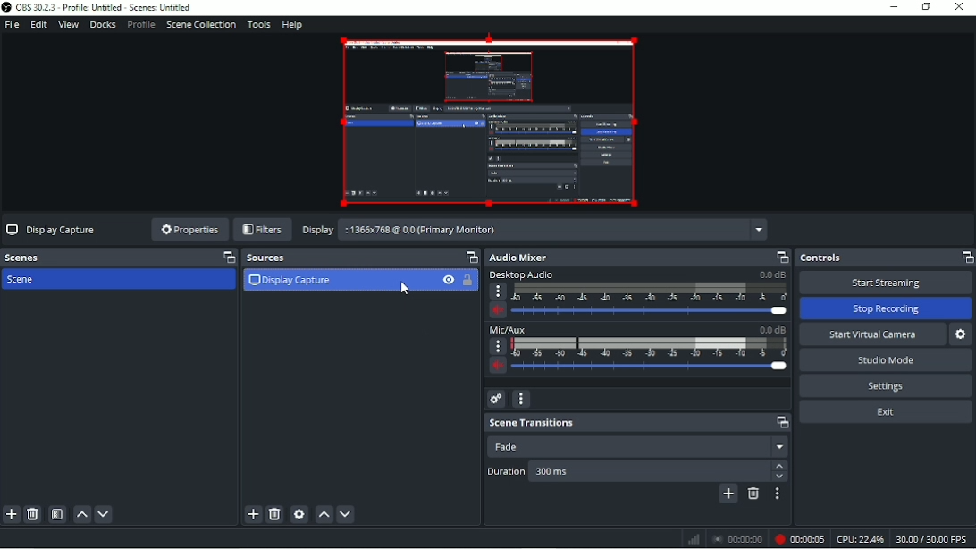  What do you see at coordinates (189, 229) in the screenshot?
I see `Properties` at bounding box center [189, 229].